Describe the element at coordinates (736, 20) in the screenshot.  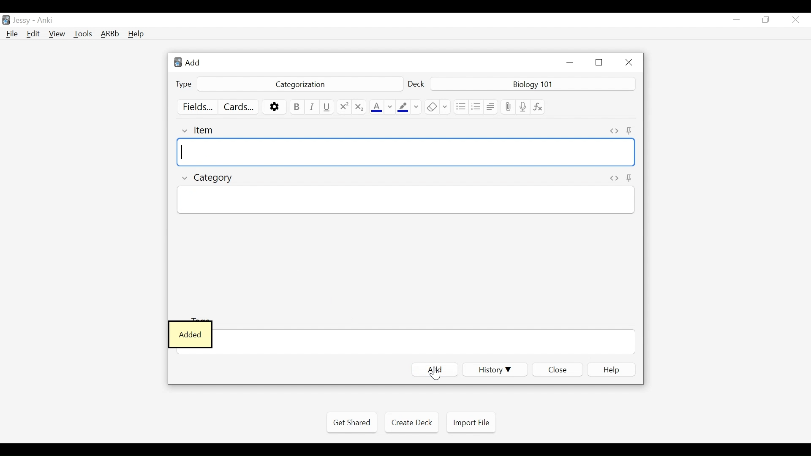
I see `minimize` at that location.